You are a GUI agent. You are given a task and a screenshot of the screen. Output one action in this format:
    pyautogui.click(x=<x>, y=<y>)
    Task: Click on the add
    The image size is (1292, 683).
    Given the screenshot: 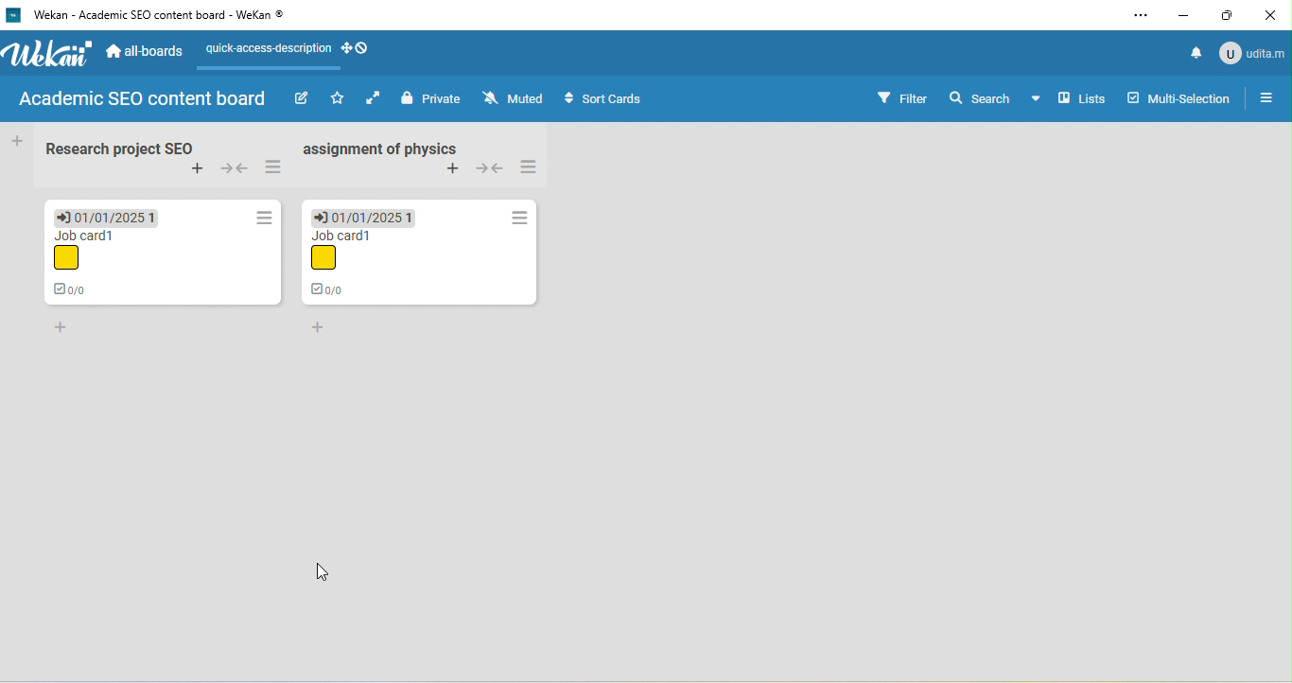 What is the action you would take?
    pyautogui.click(x=17, y=139)
    